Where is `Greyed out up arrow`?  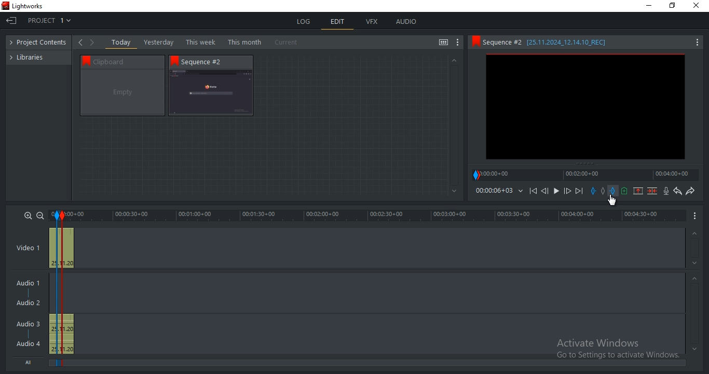 Greyed out up arrow is located at coordinates (696, 280).